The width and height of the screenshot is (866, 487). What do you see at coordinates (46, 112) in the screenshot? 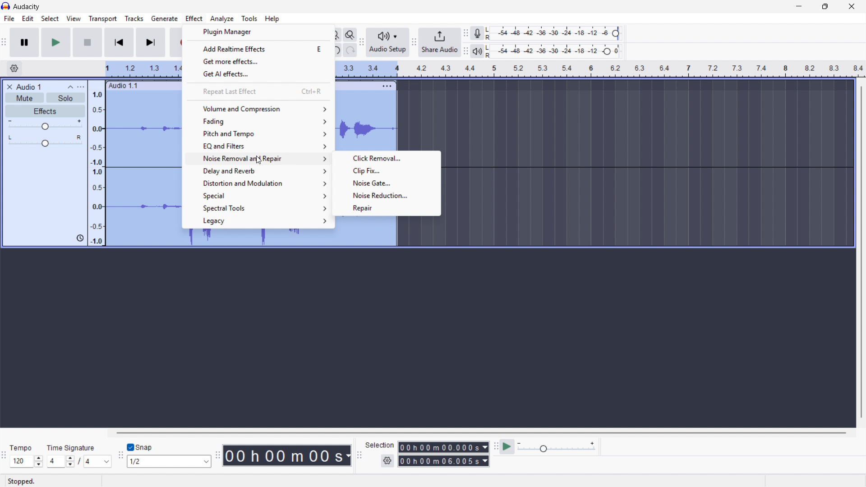
I see `Effects` at bounding box center [46, 112].